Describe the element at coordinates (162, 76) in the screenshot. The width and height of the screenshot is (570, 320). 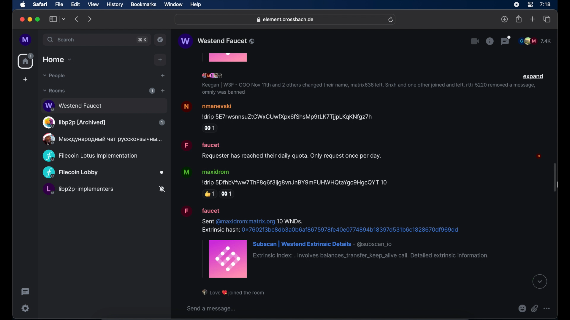
I see `start chat` at that location.